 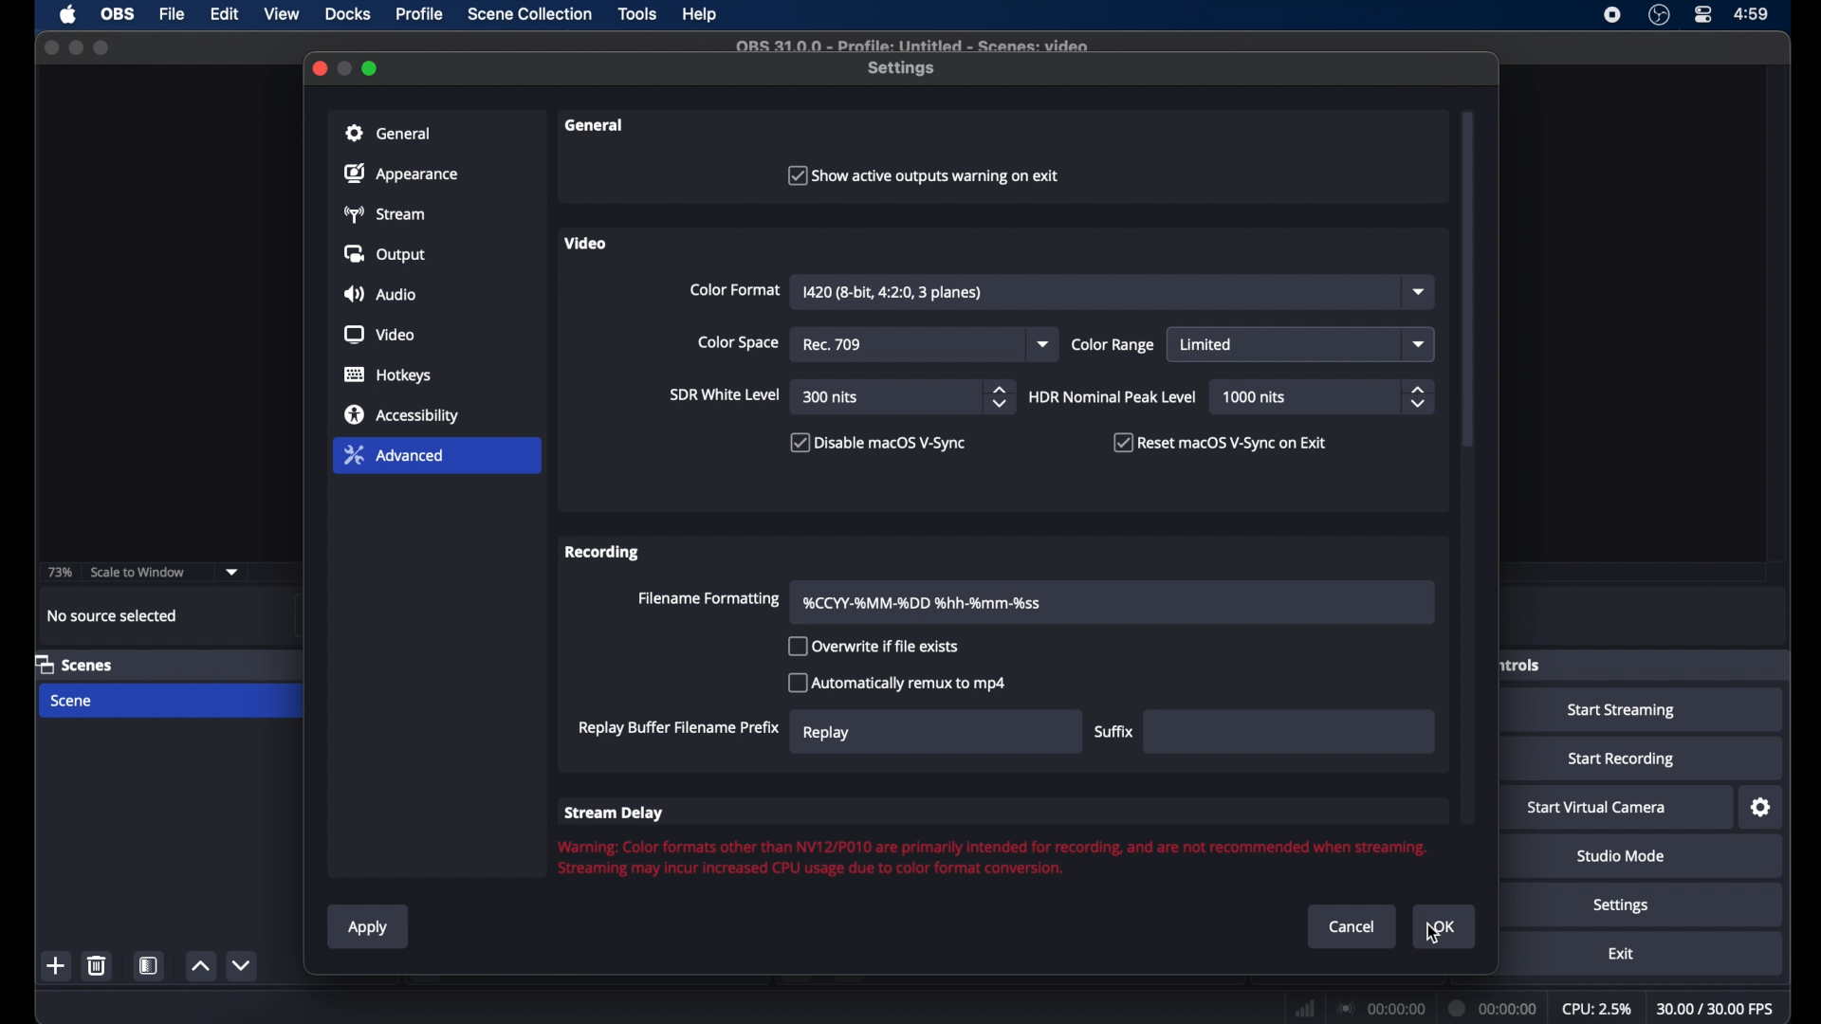 What do you see at coordinates (1111, 398) in the screenshot?
I see `HDR nominal peak level` at bounding box center [1111, 398].